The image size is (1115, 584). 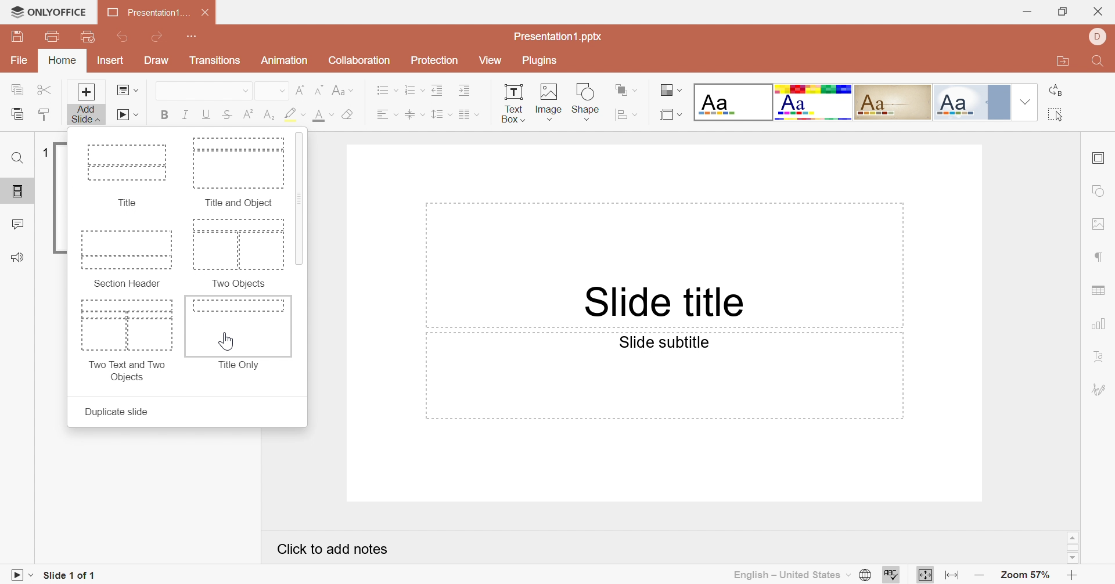 What do you see at coordinates (1098, 258) in the screenshot?
I see `Paragraph settings` at bounding box center [1098, 258].